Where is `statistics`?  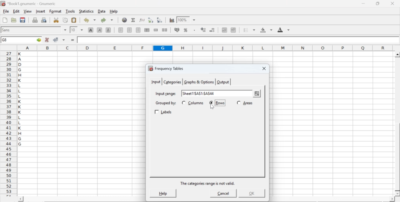
statistics is located at coordinates (86, 11).